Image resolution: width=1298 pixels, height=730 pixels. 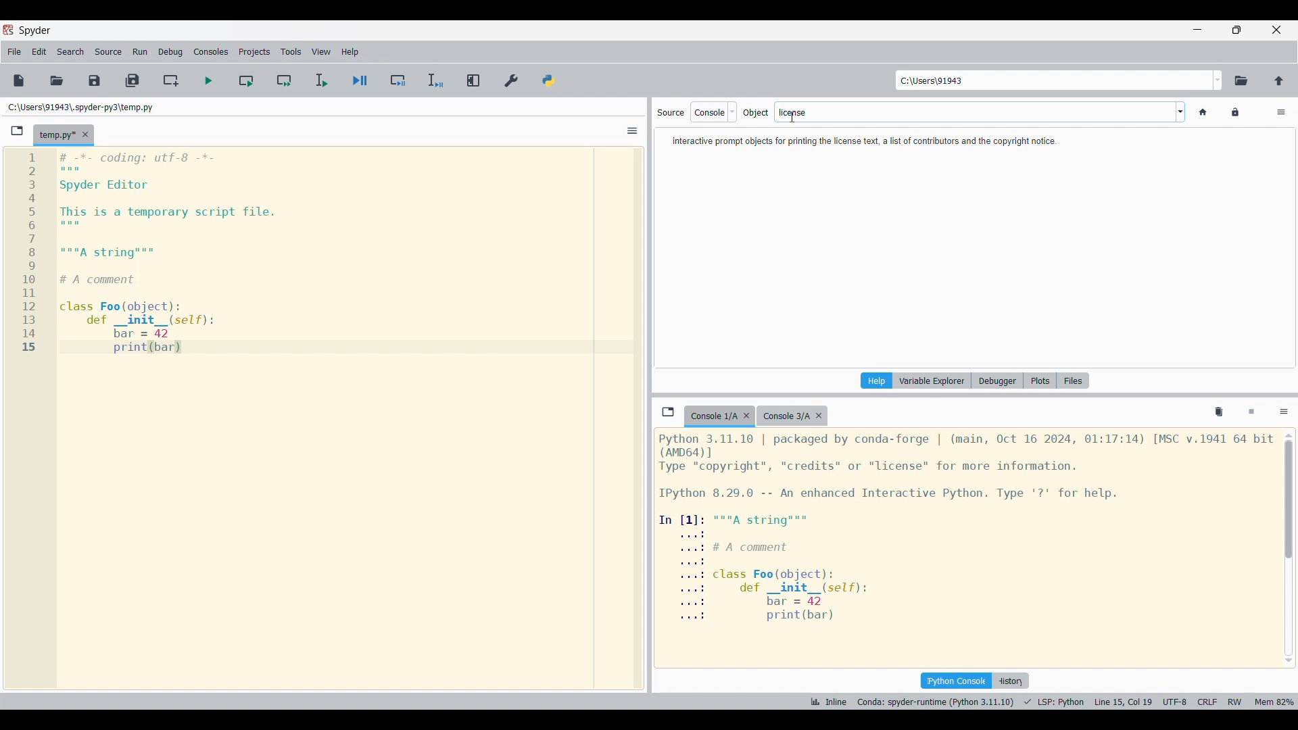 What do you see at coordinates (36, 30) in the screenshot?
I see `Software logo` at bounding box center [36, 30].